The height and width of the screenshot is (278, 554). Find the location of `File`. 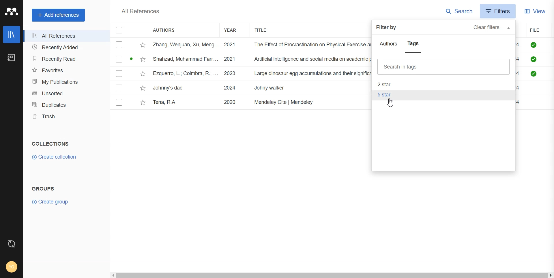

File is located at coordinates (239, 59).